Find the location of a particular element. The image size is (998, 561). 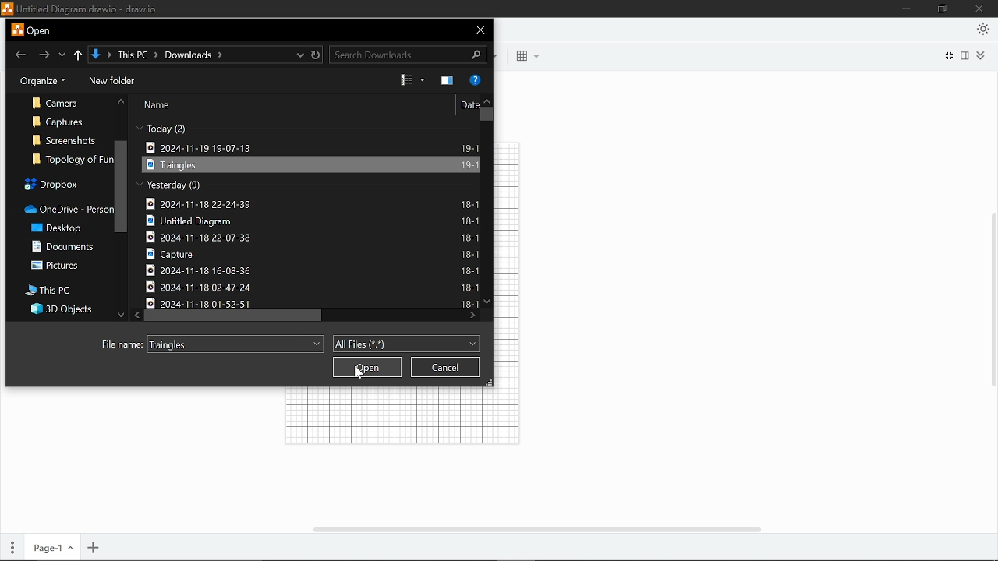

File name is located at coordinates (123, 344).